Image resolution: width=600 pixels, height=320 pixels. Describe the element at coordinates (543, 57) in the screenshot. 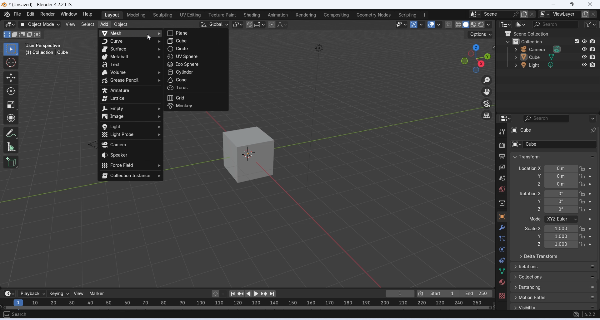

I see `cube layer` at that location.